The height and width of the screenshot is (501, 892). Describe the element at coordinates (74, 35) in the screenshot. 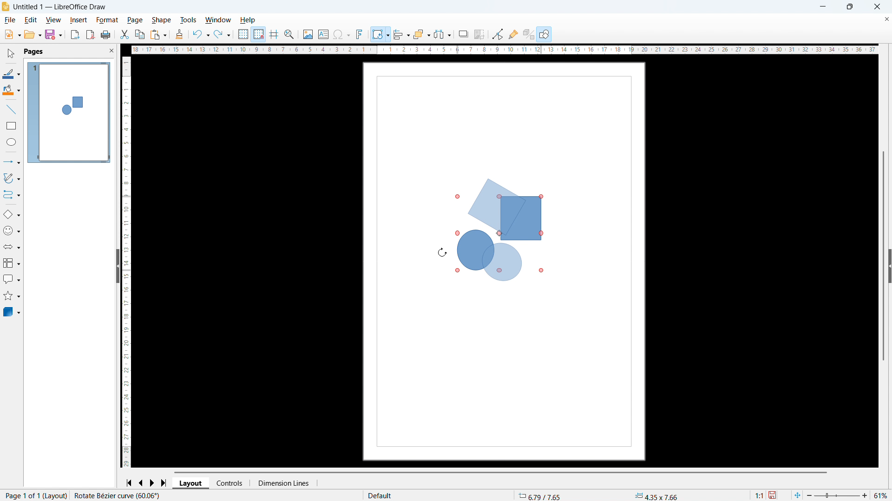

I see `Export ` at that location.